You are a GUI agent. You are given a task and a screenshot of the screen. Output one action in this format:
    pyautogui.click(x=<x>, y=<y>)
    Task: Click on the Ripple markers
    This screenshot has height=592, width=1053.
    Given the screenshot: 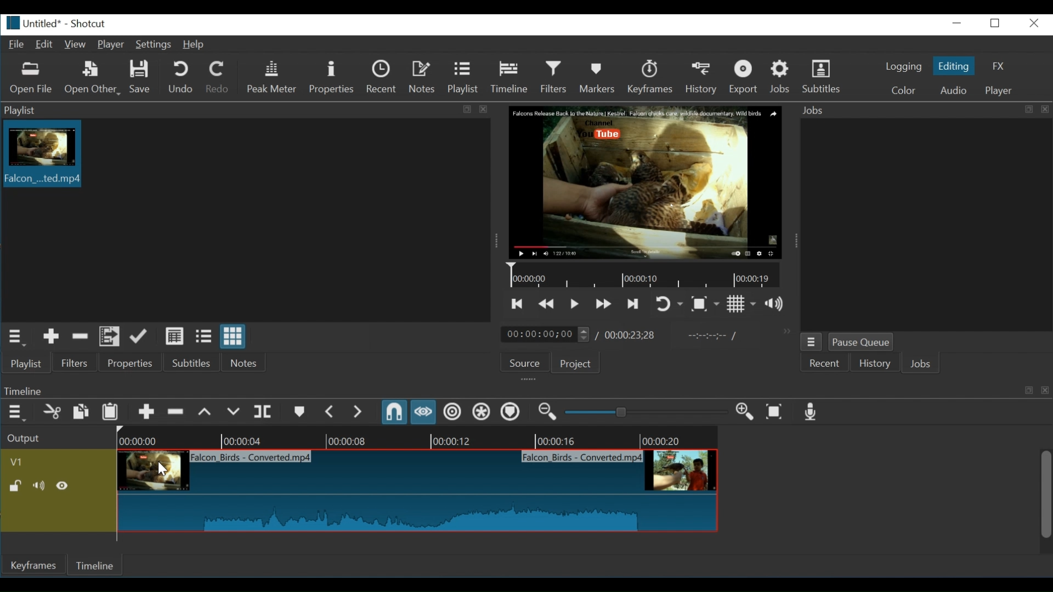 What is the action you would take?
    pyautogui.click(x=509, y=412)
    